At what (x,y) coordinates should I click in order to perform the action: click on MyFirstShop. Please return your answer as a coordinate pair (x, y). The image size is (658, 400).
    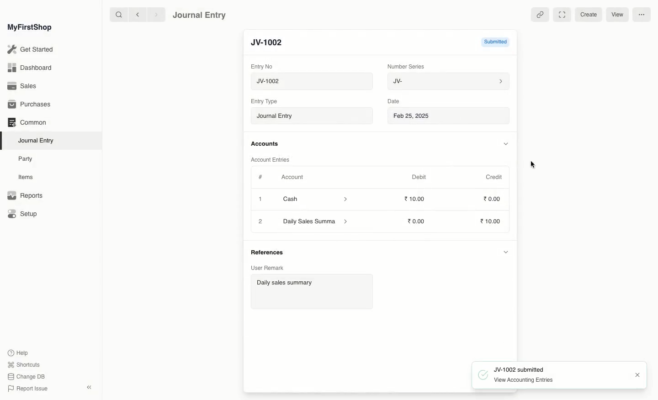
    Looking at the image, I should click on (29, 28).